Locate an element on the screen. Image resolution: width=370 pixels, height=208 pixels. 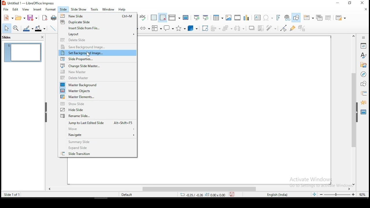
master objects is located at coordinates (97, 91).